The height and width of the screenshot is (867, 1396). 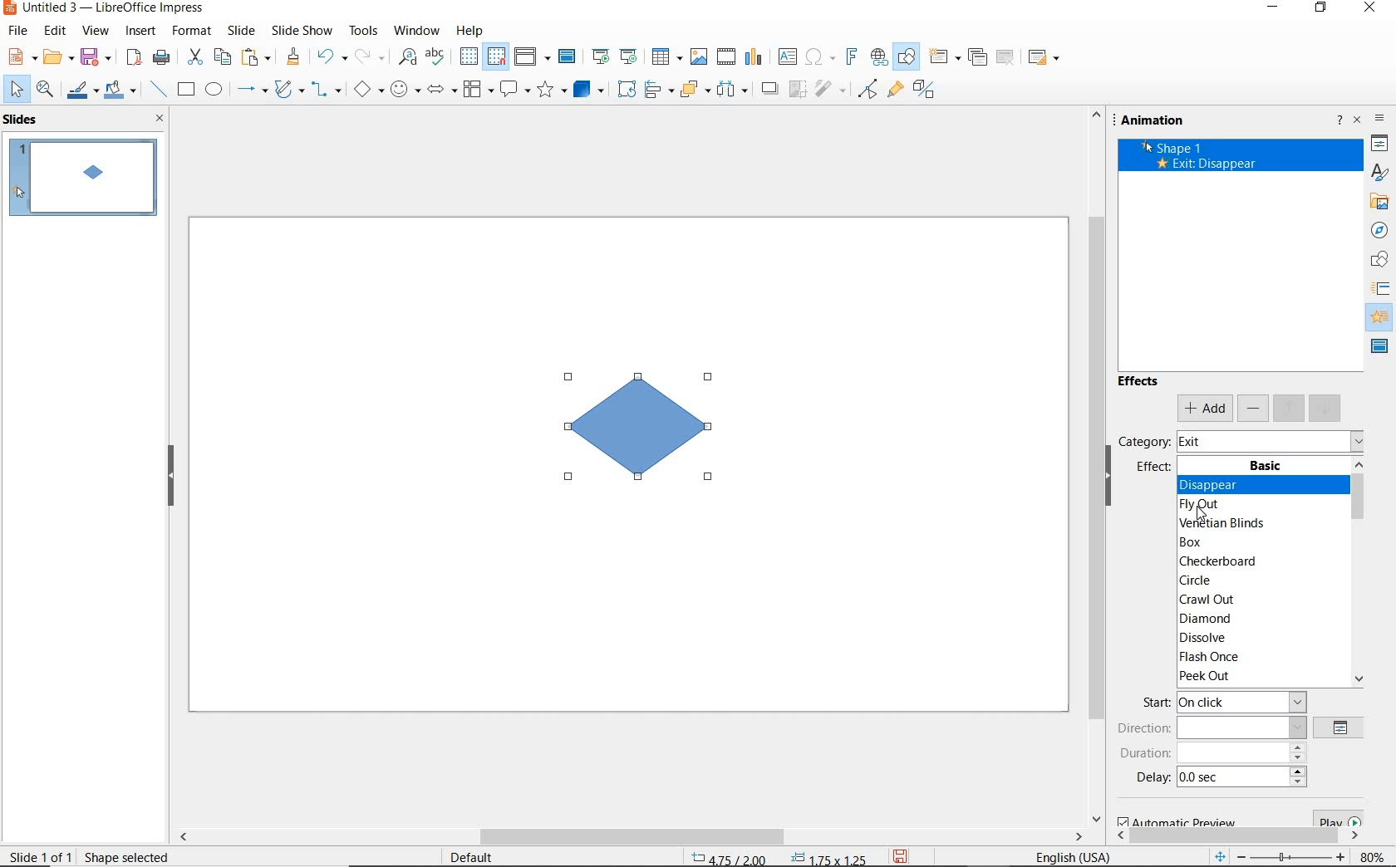 What do you see at coordinates (1340, 728) in the screenshot?
I see `options` at bounding box center [1340, 728].